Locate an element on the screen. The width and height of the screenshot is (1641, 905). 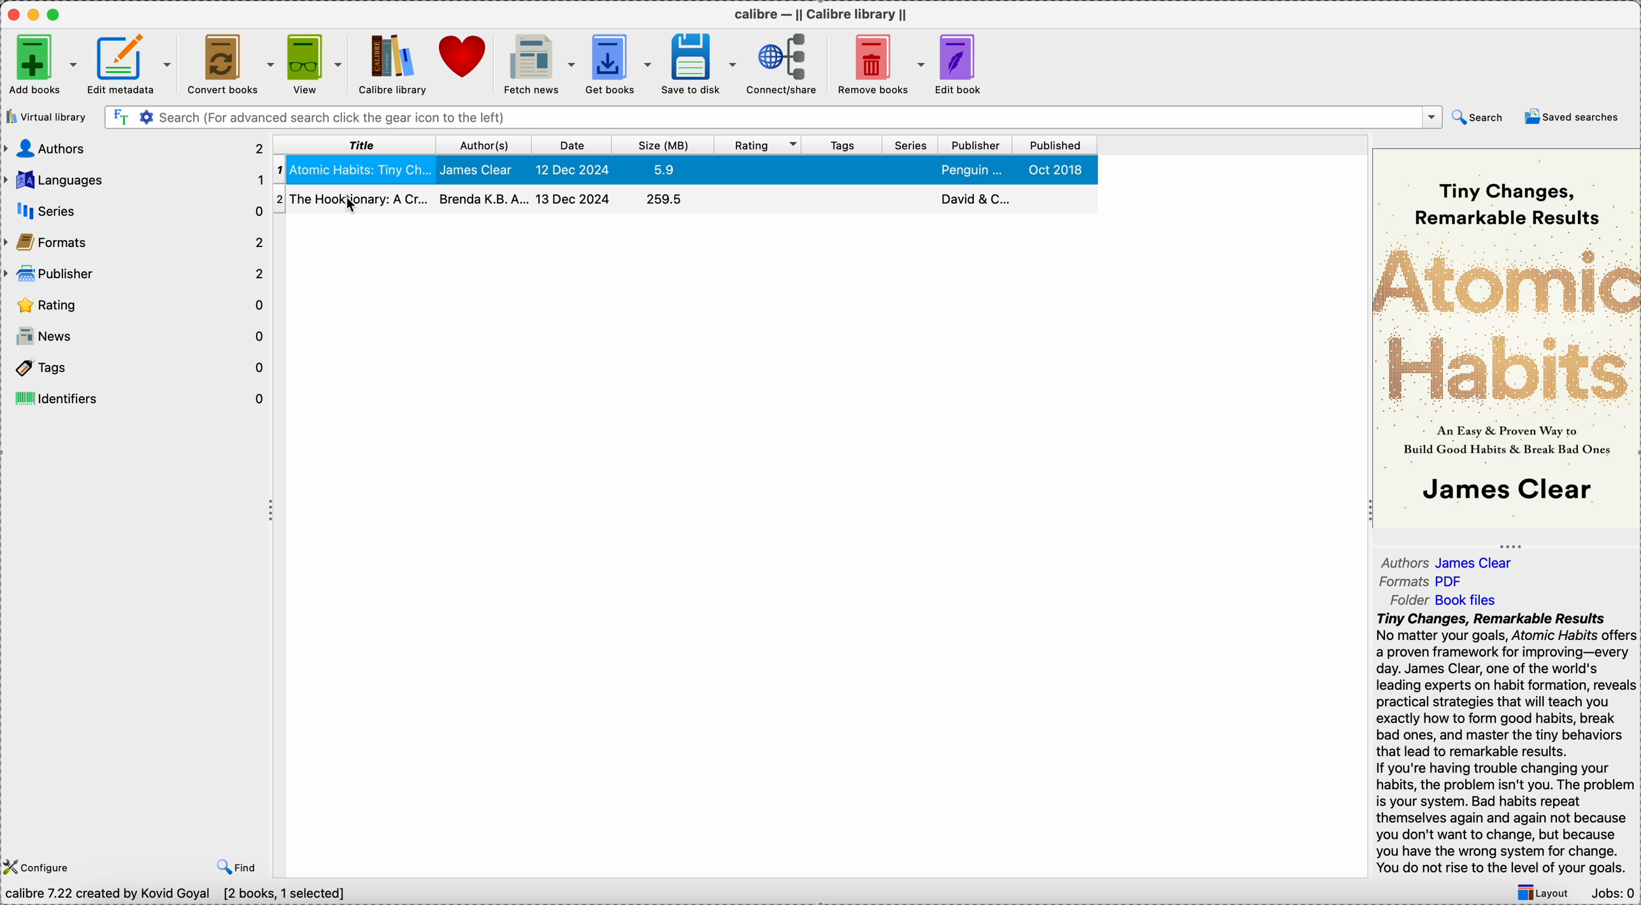
authors James Clear is located at coordinates (1447, 562).